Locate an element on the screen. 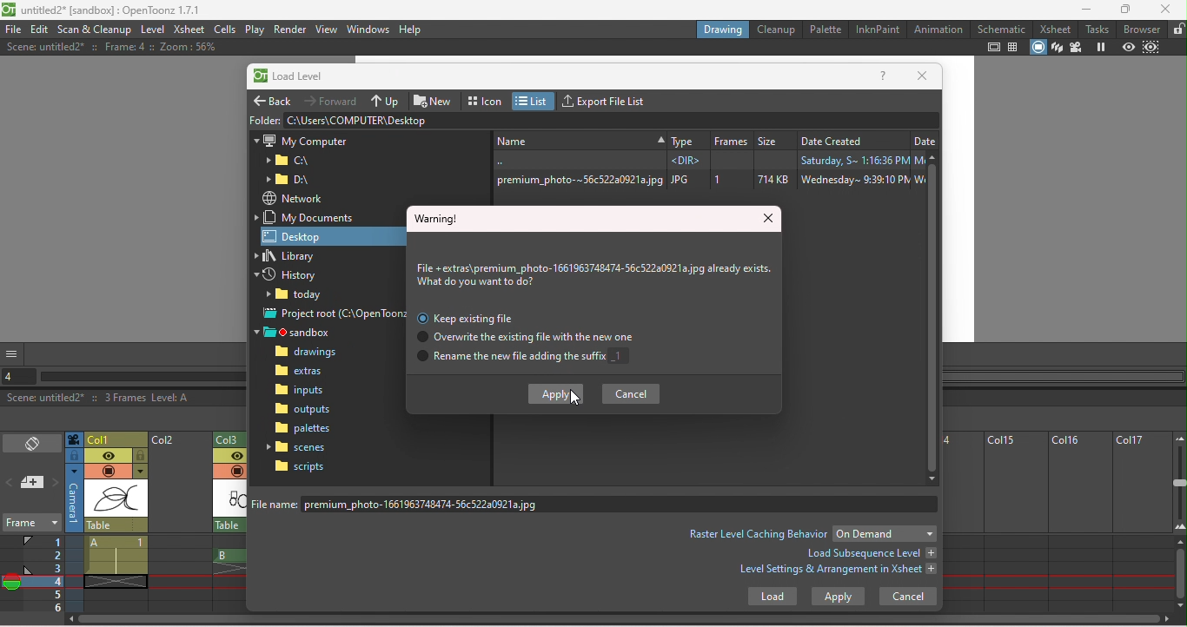 This screenshot has height=627, width=1187. Camera stand view is located at coordinates (1039, 48).